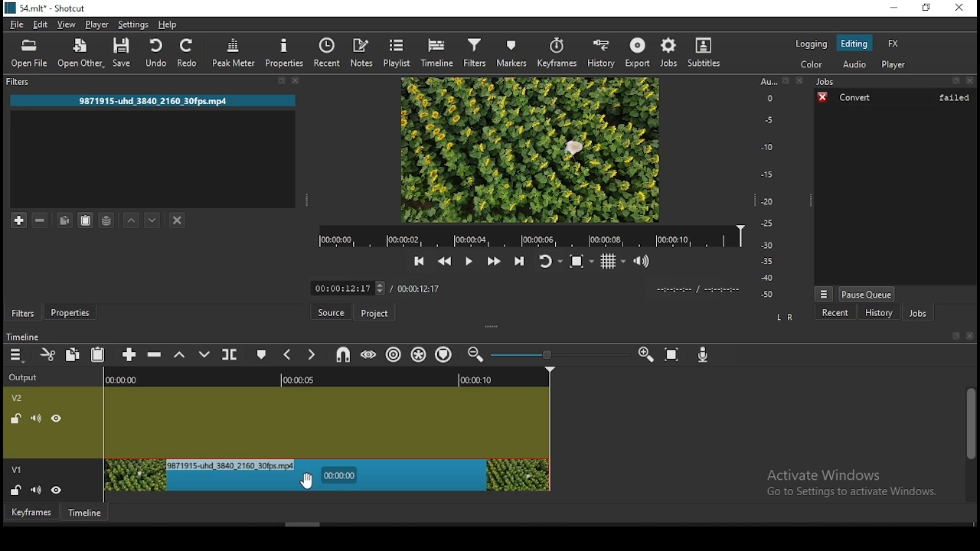 This screenshot has width=980, height=551. What do you see at coordinates (877, 311) in the screenshot?
I see `history` at bounding box center [877, 311].